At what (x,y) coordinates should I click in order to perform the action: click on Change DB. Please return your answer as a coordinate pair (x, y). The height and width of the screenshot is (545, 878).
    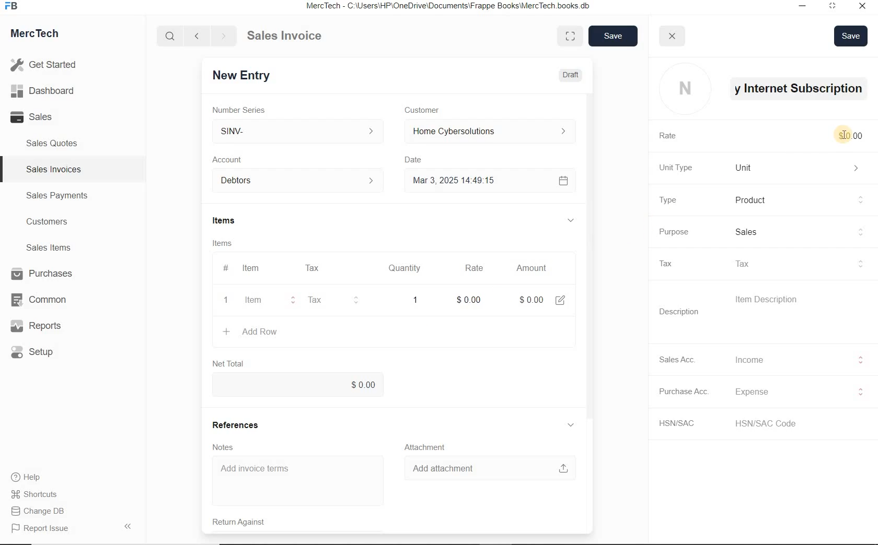
    Looking at the image, I should click on (39, 511).